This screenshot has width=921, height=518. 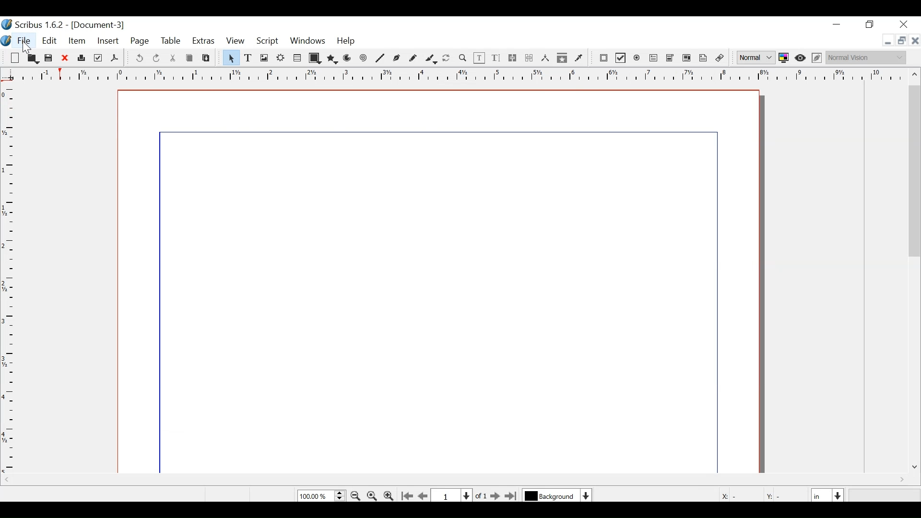 What do you see at coordinates (268, 43) in the screenshot?
I see `Script` at bounding box center [268, 43].